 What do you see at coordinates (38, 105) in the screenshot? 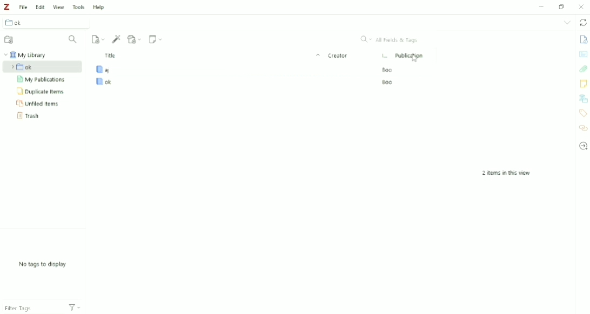
I see `Unfiled Items` at bounding box center [38, 105].